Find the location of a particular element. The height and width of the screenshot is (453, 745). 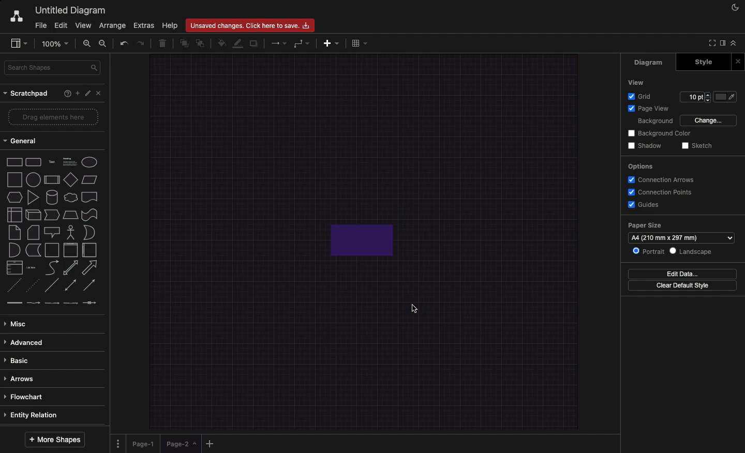

Edit is located at coordinates (88, 94).